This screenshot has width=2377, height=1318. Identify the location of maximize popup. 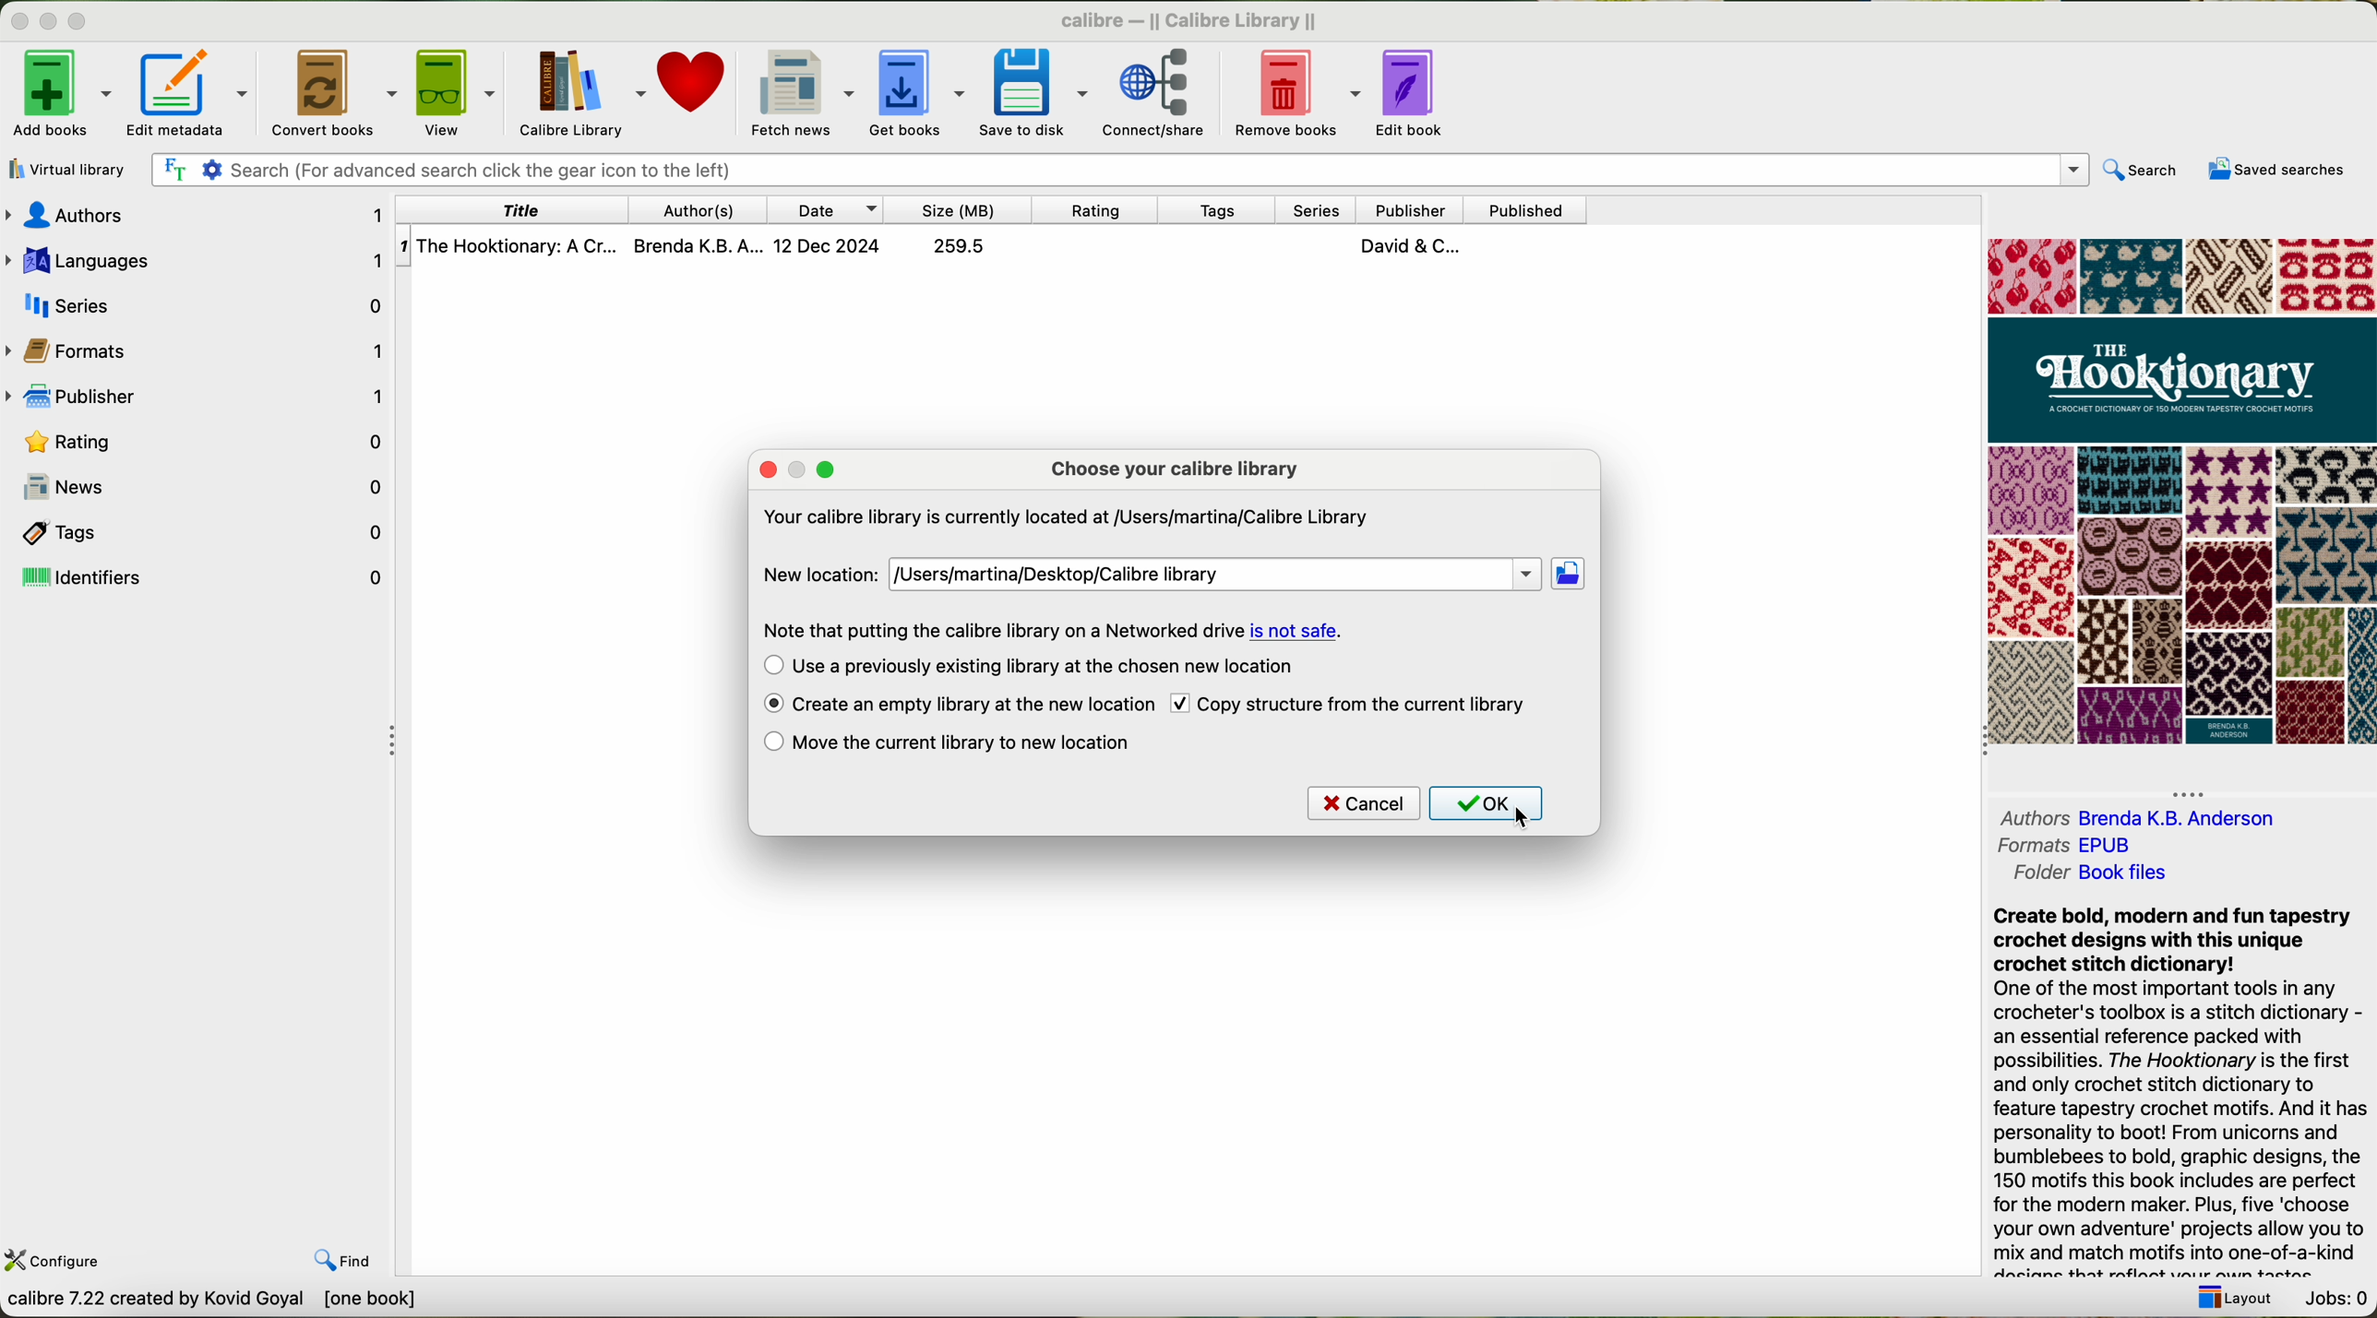
(829, 469).